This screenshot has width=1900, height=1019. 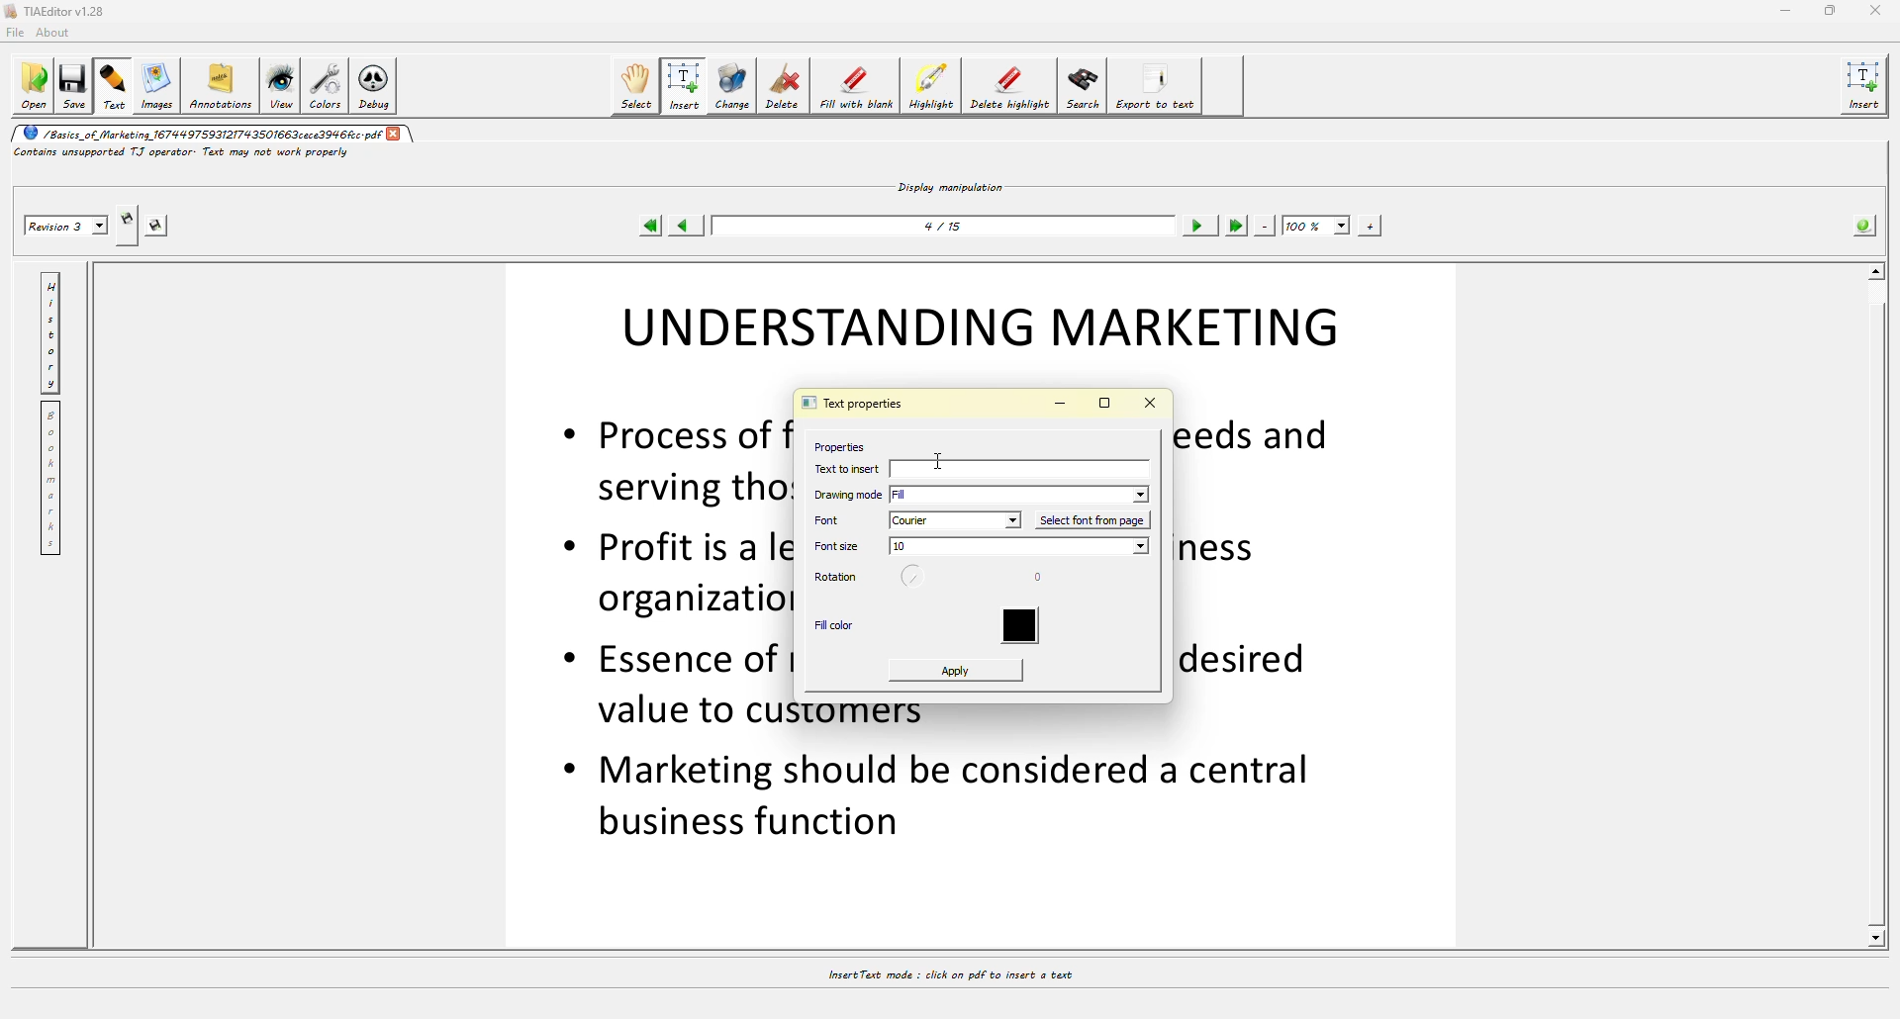 I want to click on revision 3, so click(x=65, y=228).